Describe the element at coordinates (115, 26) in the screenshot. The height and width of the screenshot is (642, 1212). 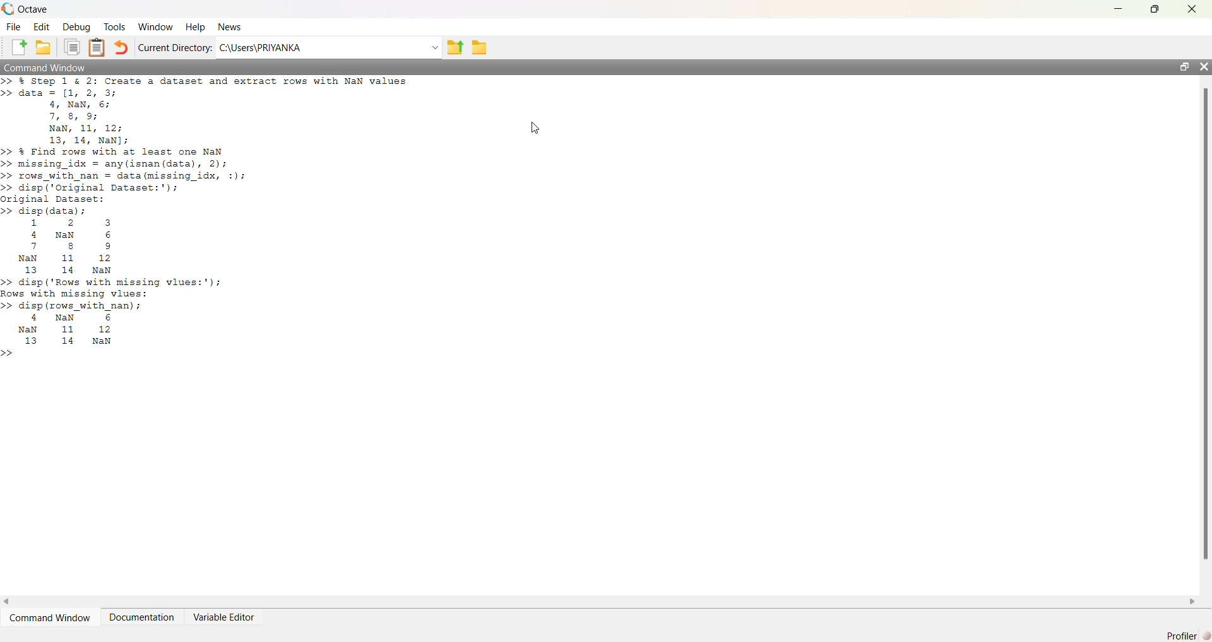
I see `Tools` at that location.